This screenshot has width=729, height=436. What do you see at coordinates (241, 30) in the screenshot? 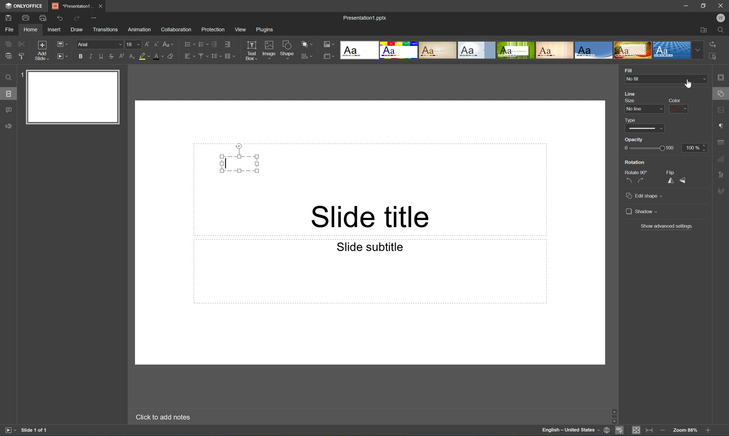
I see `View` at bounding box center [241, 30].